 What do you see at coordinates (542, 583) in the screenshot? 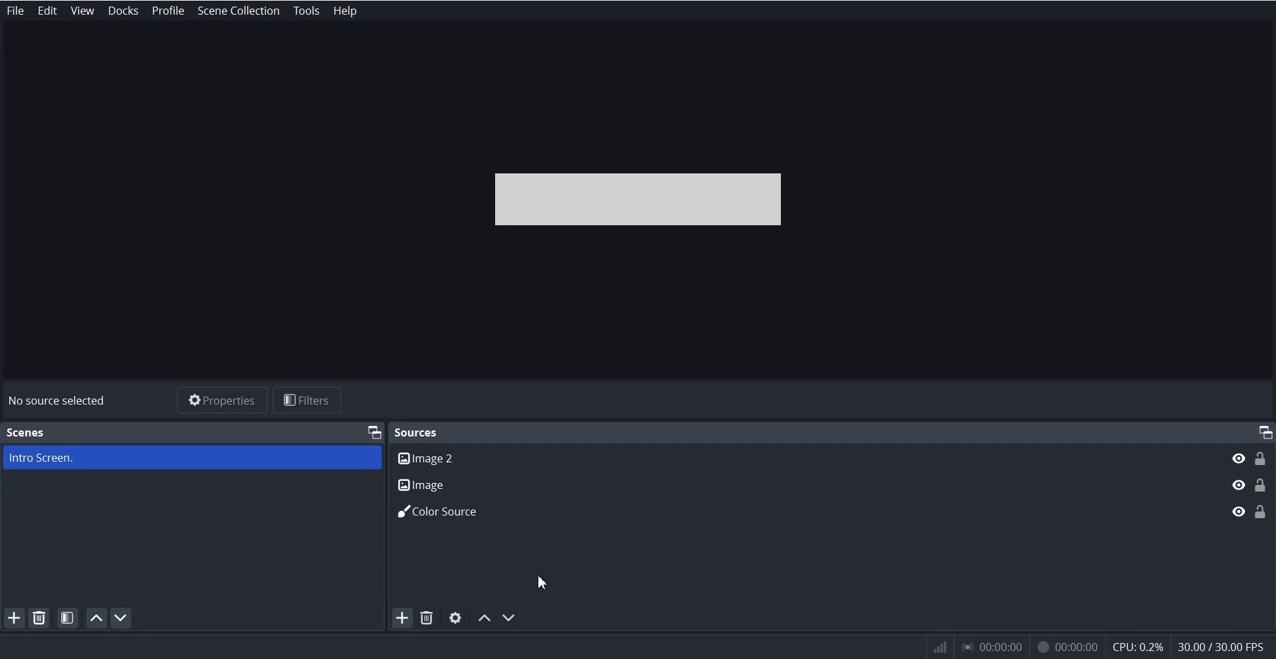
I see `Cursor` at bounding box center [542, 583].